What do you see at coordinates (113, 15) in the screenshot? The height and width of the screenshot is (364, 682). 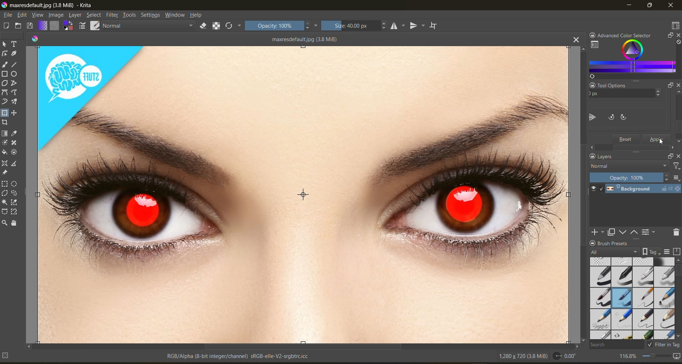 I see `filters` at bounding box center [113, 15].